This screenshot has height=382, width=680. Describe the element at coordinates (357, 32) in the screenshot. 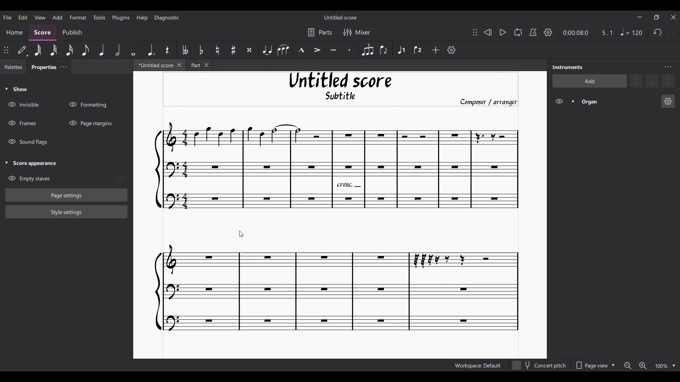

I see `Mixer settings` at that location.